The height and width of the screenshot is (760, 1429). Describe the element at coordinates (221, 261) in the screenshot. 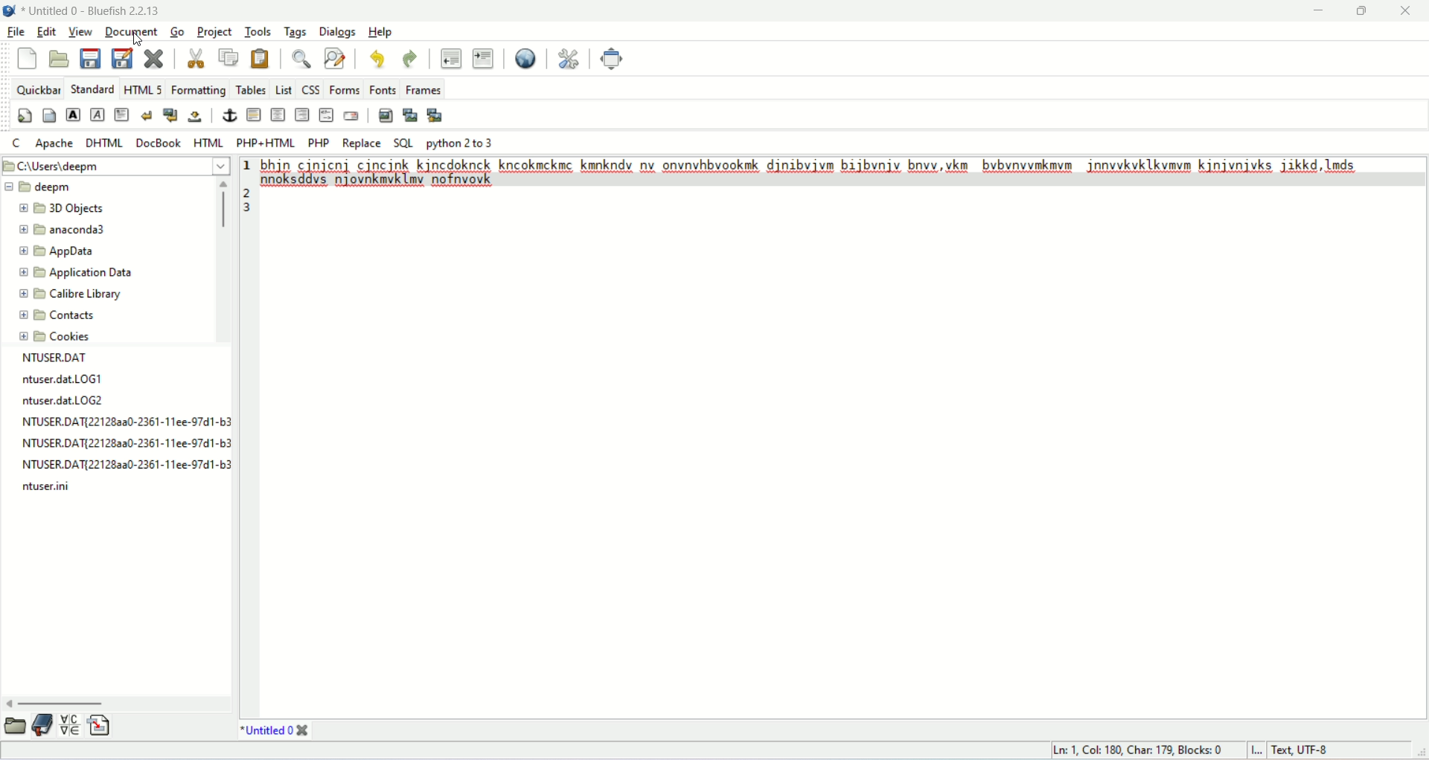

I see `vertical scroll bar` at that location.